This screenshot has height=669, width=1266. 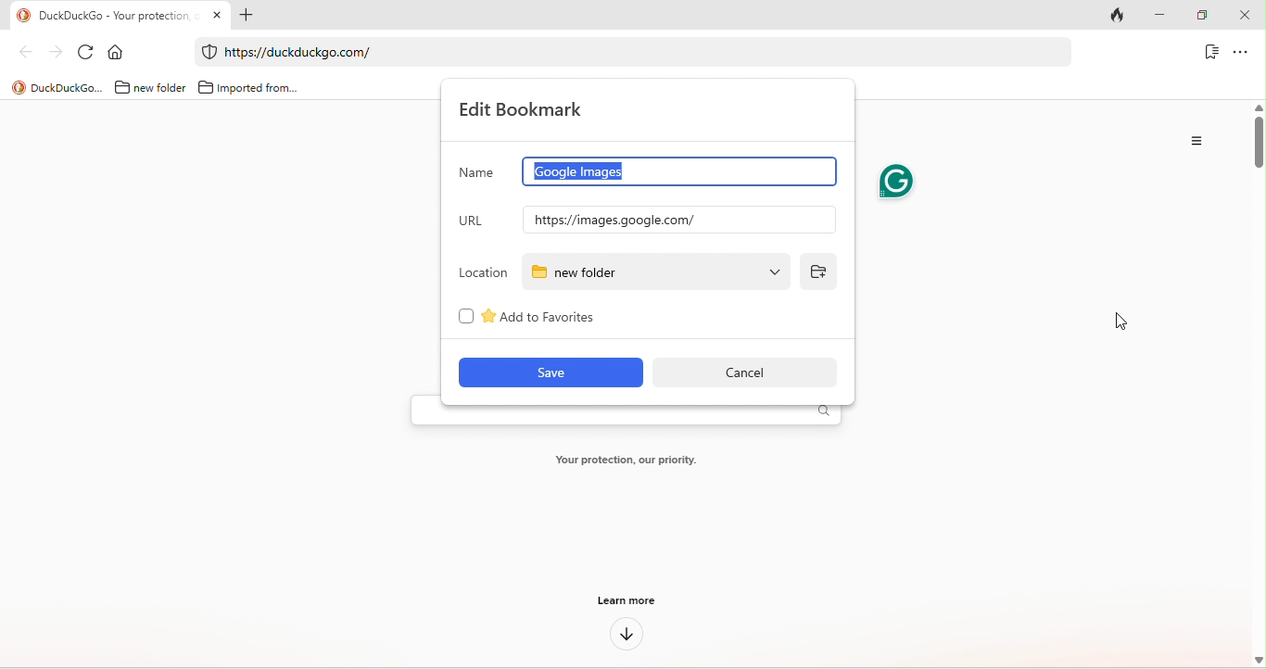 What do you see at coordinates (20, 55) in the screenshot?
I see `back` at bounding box center [20, 55].